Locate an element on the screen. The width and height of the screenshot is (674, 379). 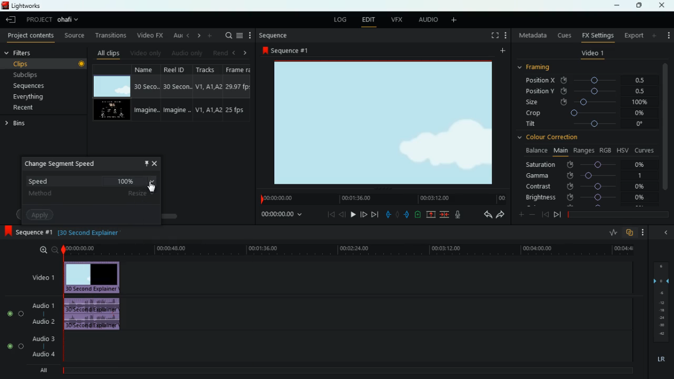
end is located at coordinates (376, 214).